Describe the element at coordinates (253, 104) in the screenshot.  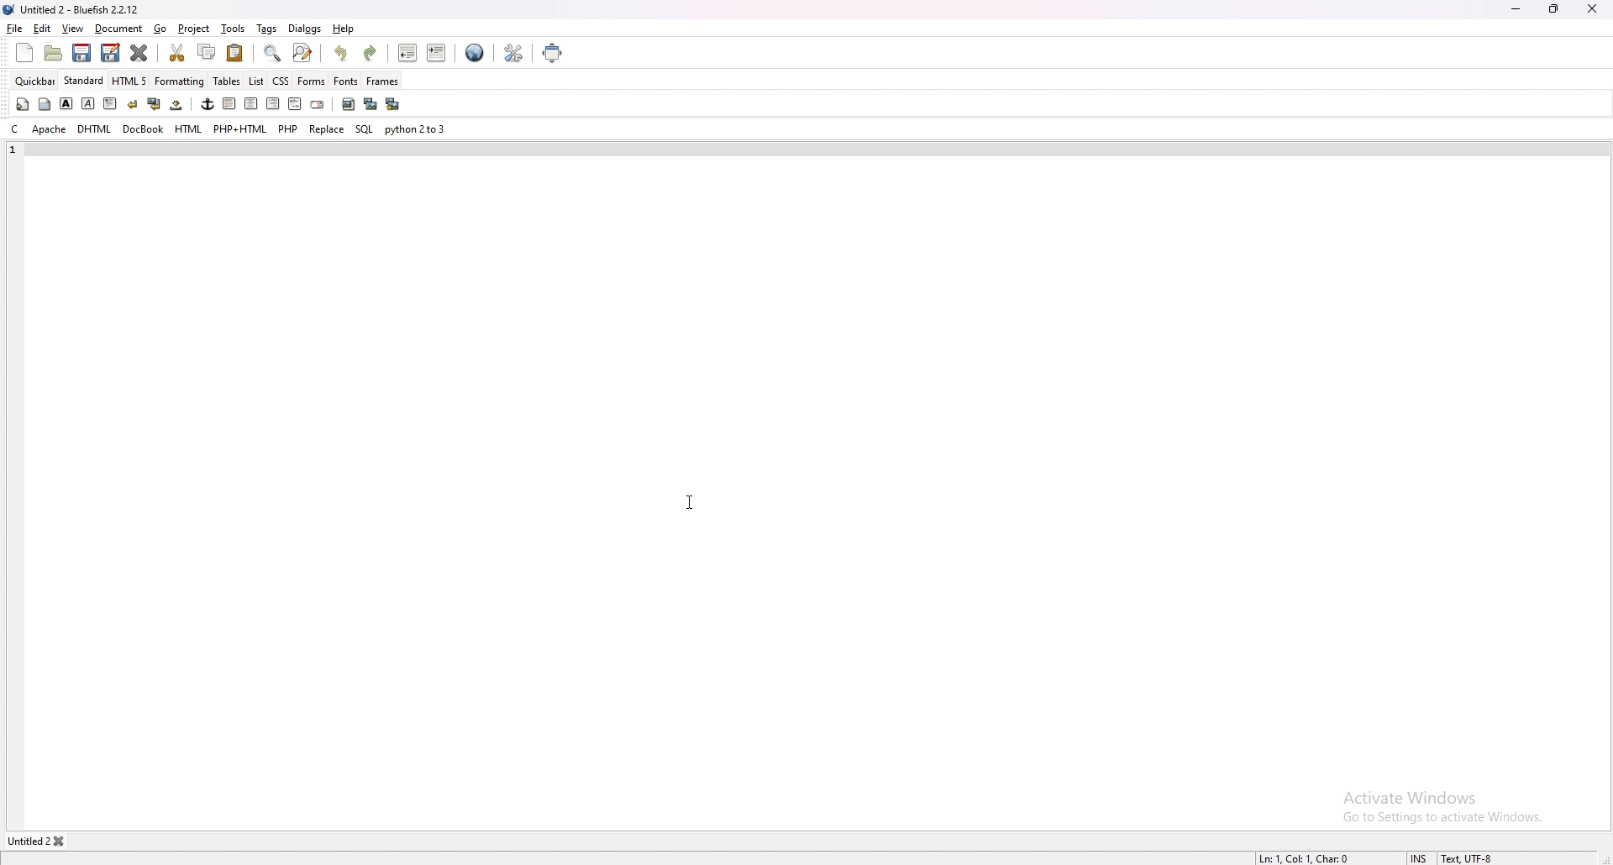
I see `center` at that location.